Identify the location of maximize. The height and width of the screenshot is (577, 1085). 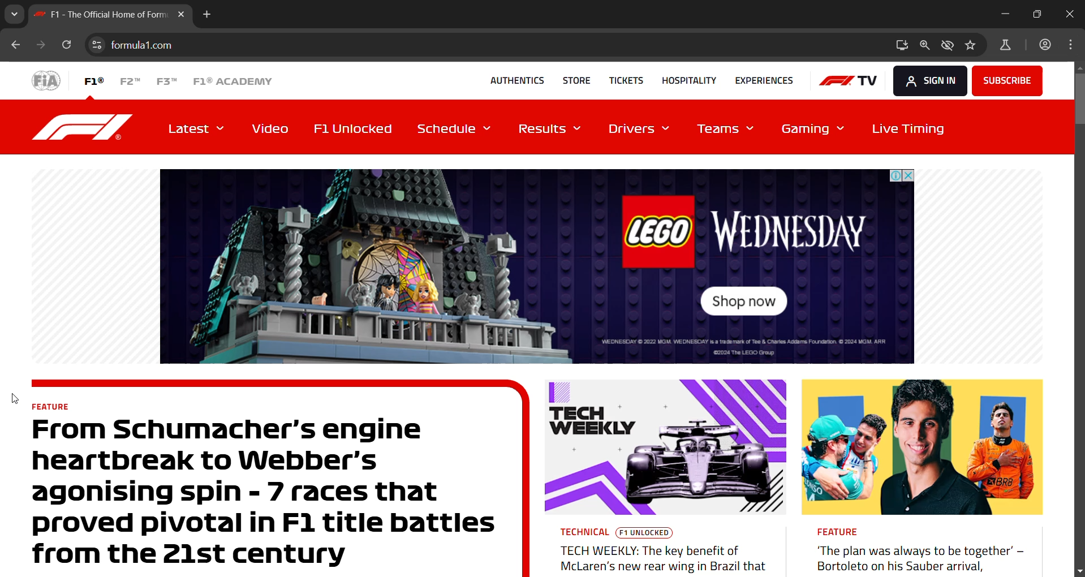
(1037, 13).